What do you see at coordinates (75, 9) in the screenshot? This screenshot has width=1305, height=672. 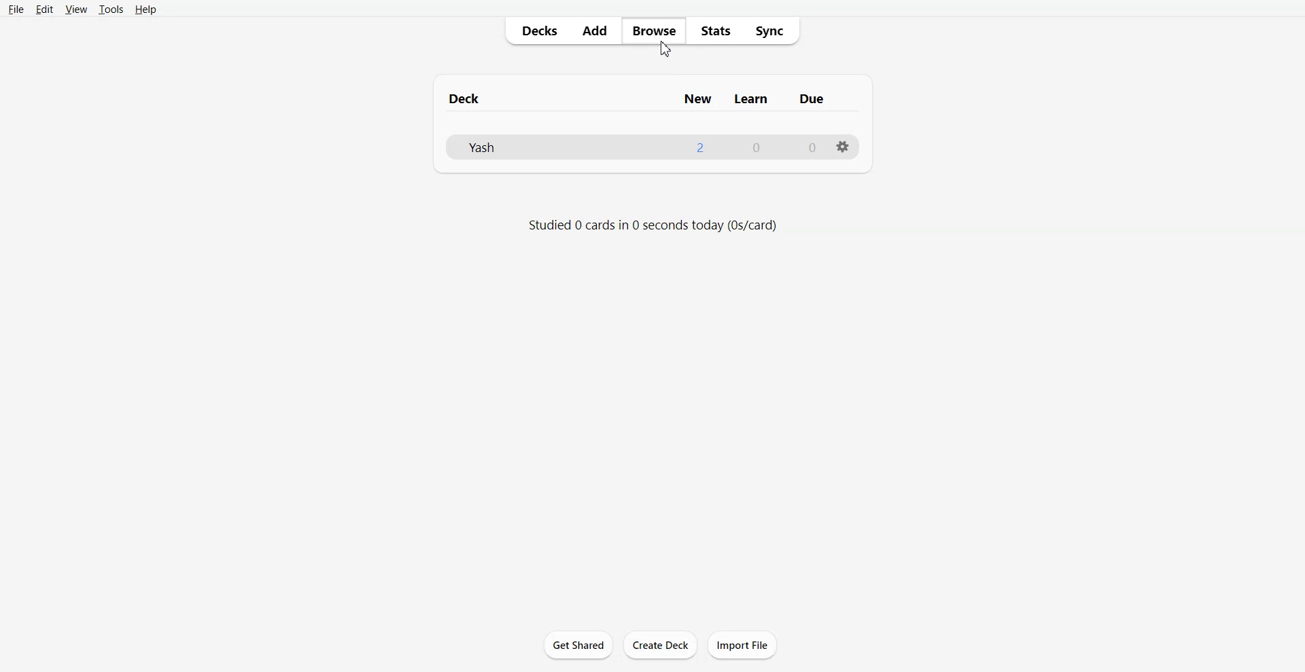 I see `View` at bounding box center [75, 9].